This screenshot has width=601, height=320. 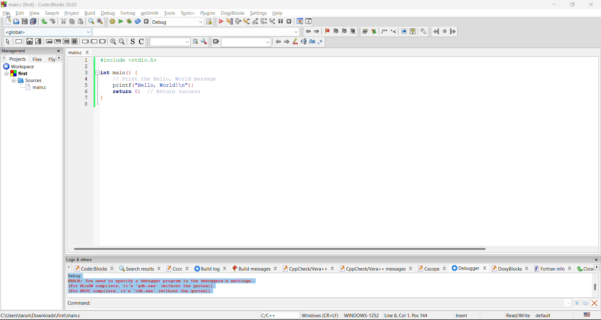 I want to click on code completion compiler, so click(x=150, y=32).